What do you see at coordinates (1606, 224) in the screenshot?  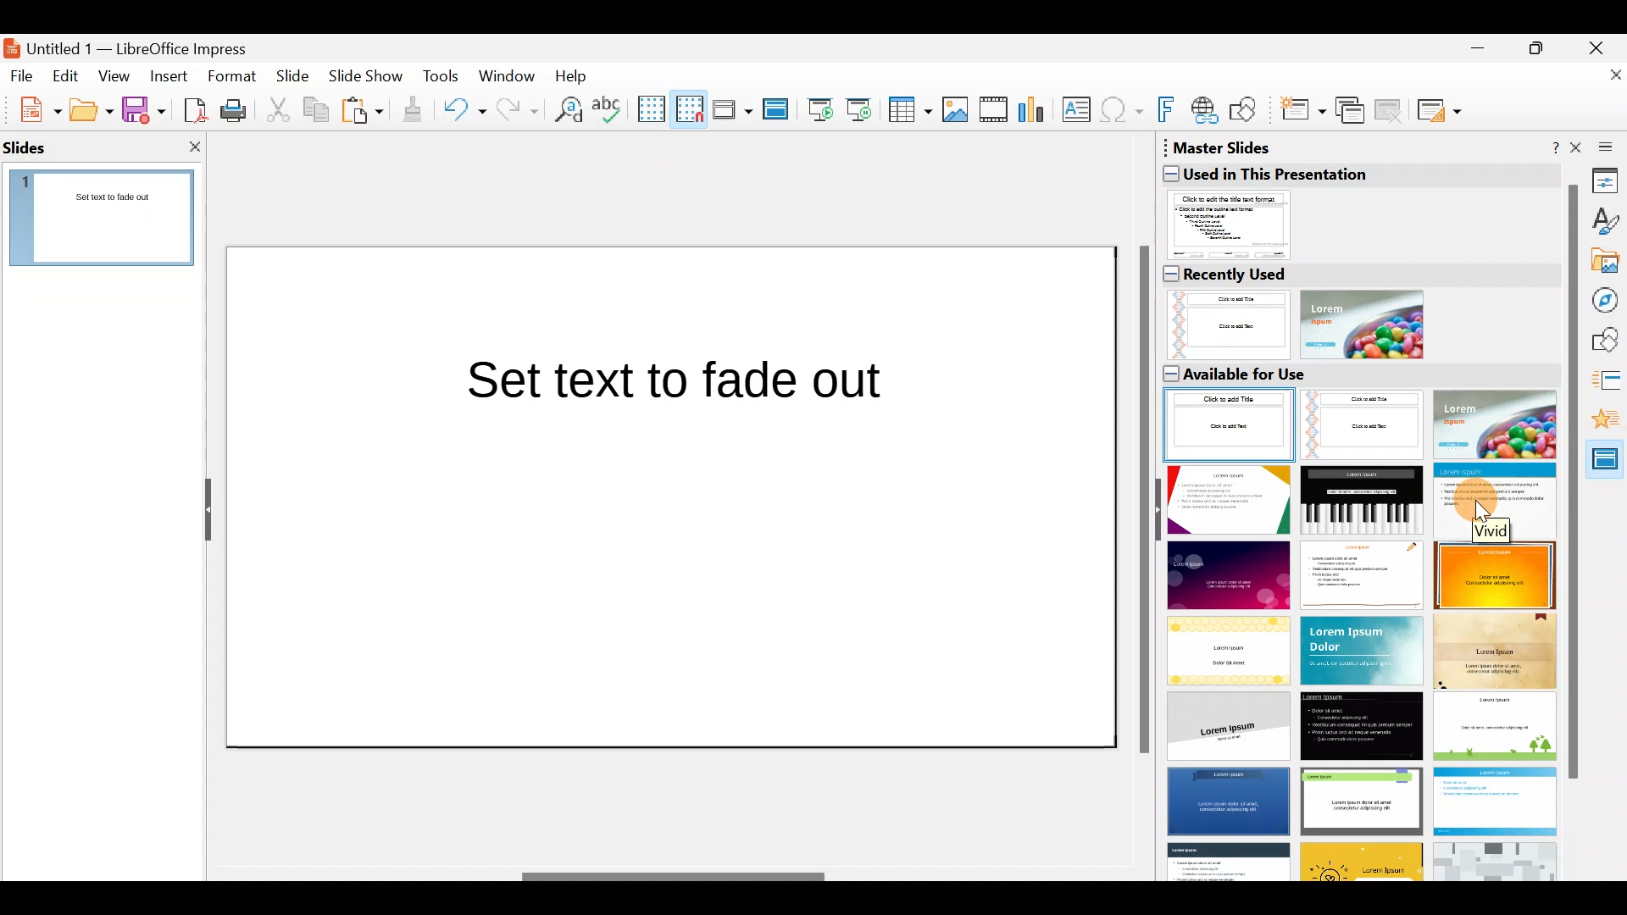 I see `Styles` at bounding box center [1606, 224].